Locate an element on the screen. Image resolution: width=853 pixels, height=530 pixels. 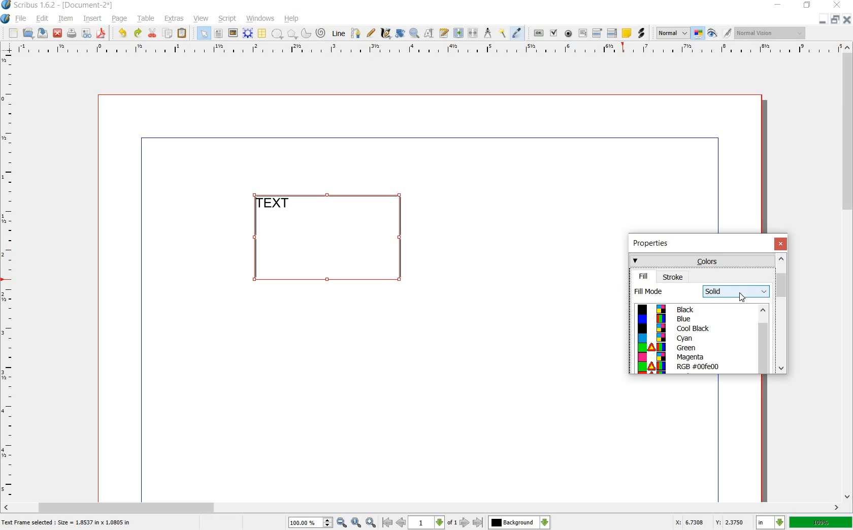
zoom in or out is located at coordinates (414, 34).